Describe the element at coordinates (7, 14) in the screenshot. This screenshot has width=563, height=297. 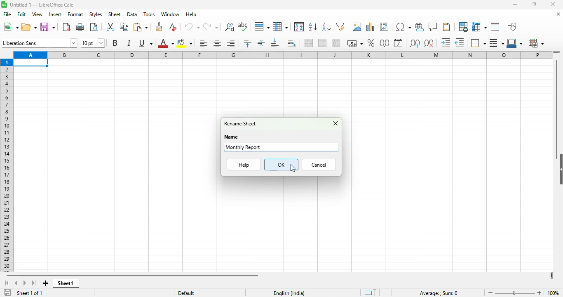
I see `file` at that location.